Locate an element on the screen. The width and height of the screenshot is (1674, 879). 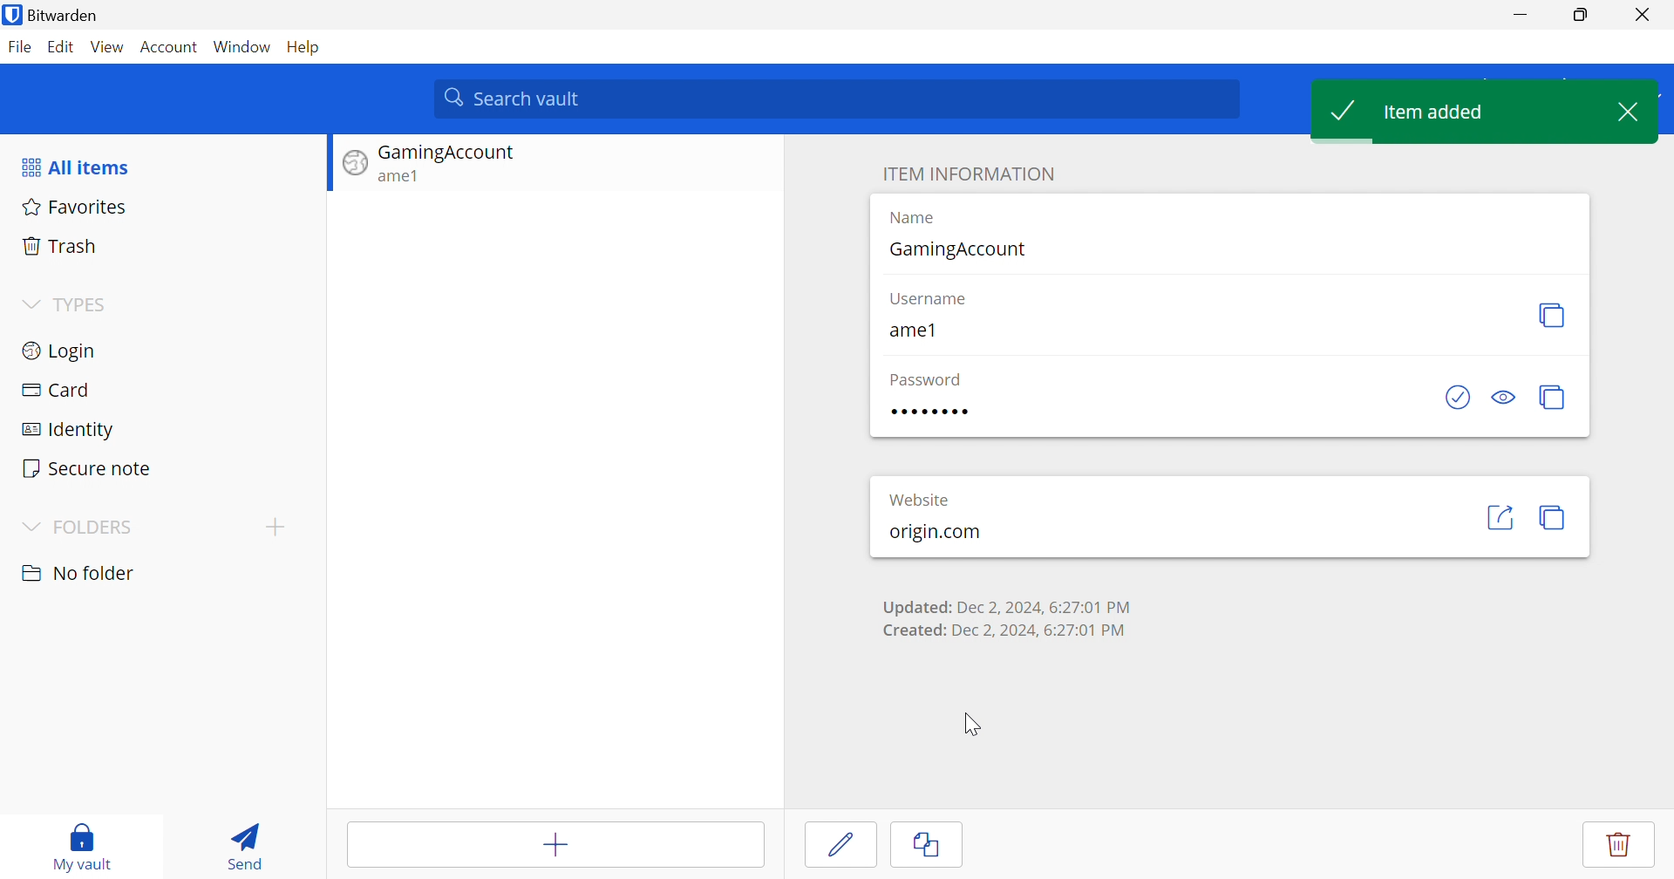
Check is password has been exposed is located at coordinates (1453, 396).